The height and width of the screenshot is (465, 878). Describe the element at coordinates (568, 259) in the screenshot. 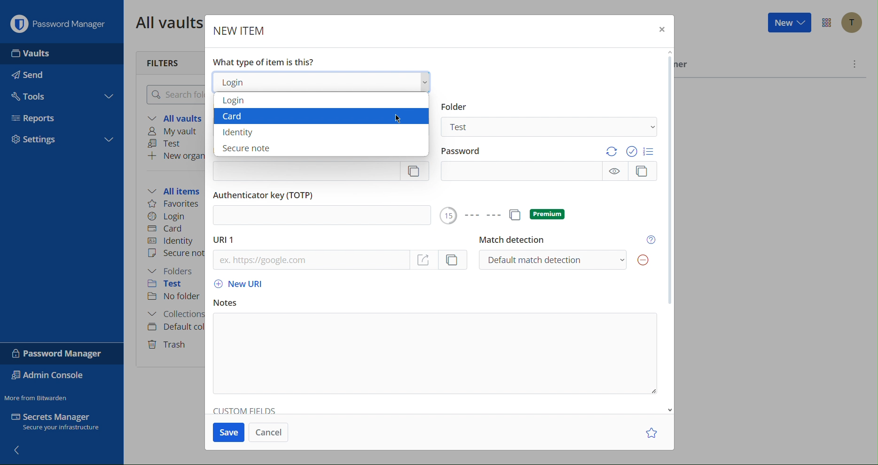

I see `Default match detection` at that location.